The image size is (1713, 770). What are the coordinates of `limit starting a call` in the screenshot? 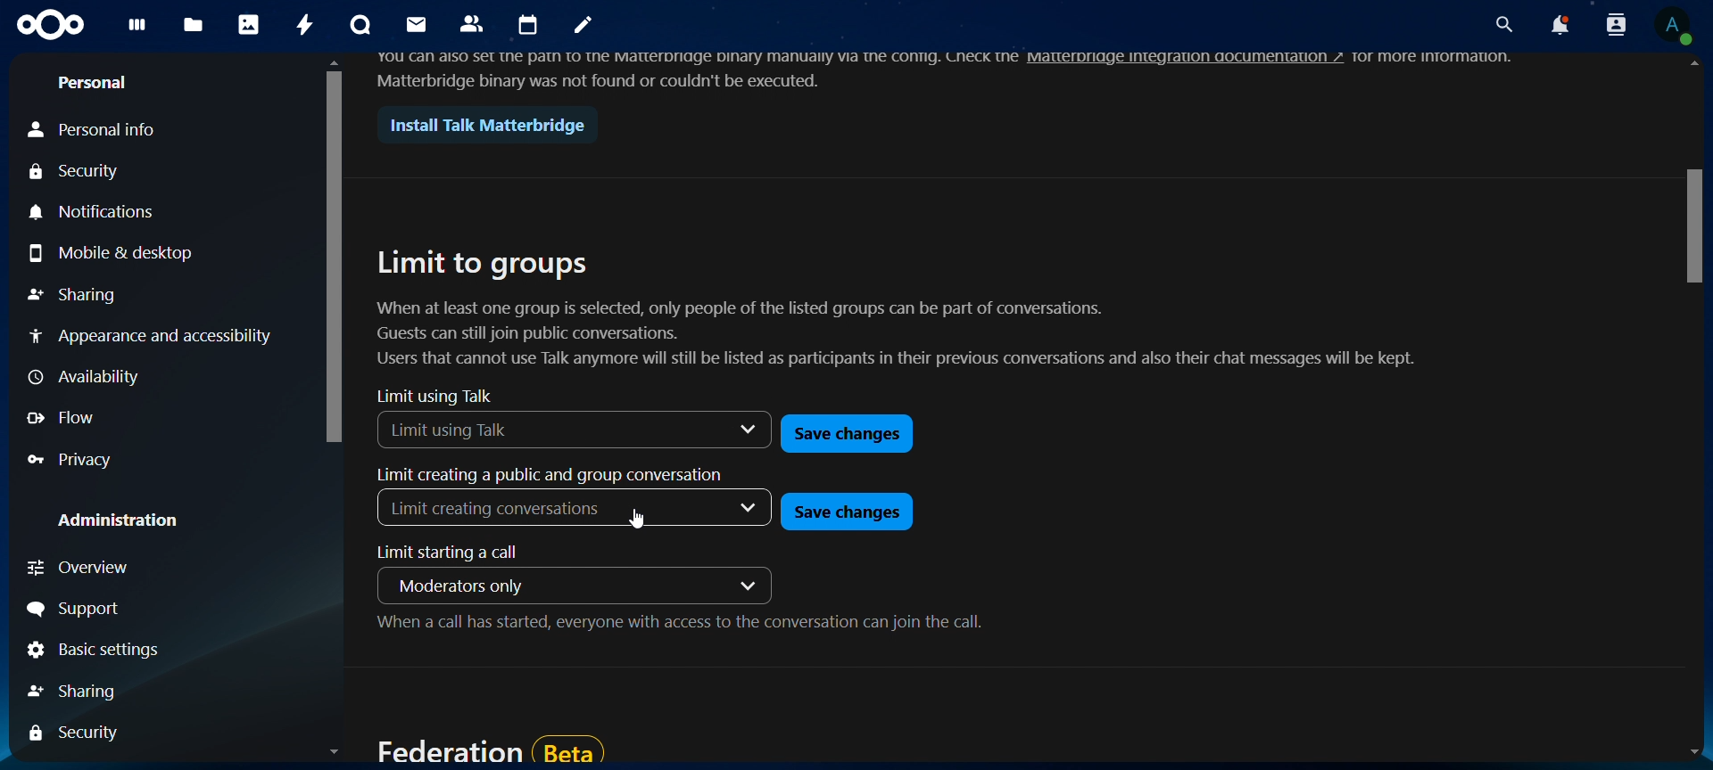 It's located at (455, 551).